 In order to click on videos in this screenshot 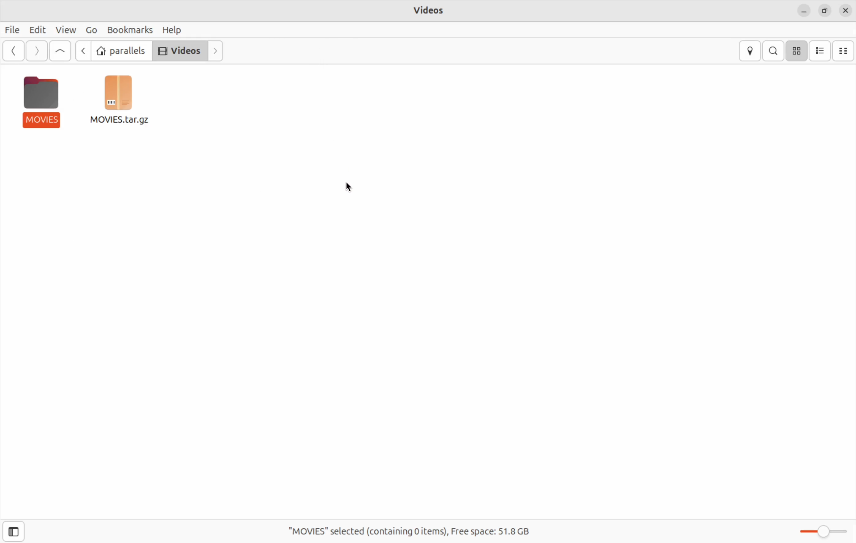, I will do `click(432, 12)`.